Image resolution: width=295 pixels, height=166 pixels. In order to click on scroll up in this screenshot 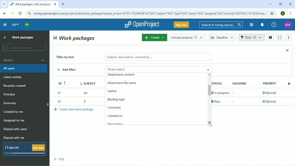, I will do `click(210, 74)`.